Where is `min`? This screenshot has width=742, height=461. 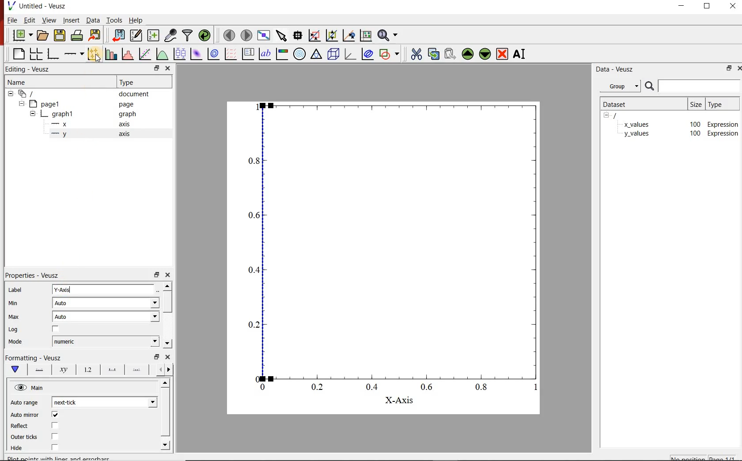 min is located at coordinates (13, 306).